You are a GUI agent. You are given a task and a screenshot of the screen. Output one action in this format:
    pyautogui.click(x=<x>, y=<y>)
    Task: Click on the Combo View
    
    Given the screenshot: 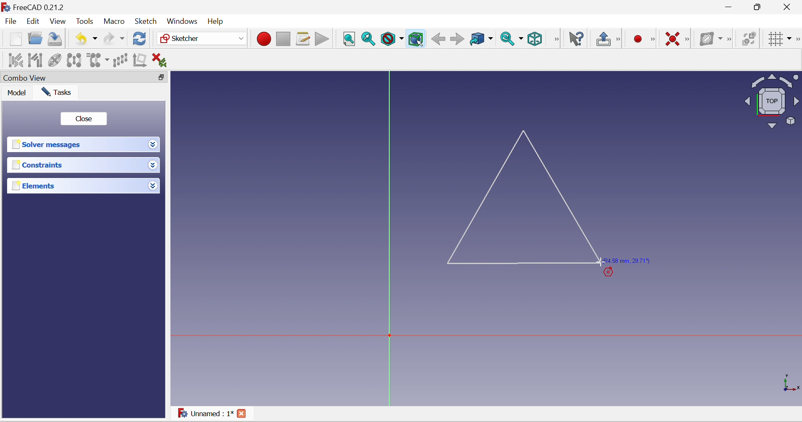 What is the action you would take?
    pyautogui.click(x=75, y=77)
    